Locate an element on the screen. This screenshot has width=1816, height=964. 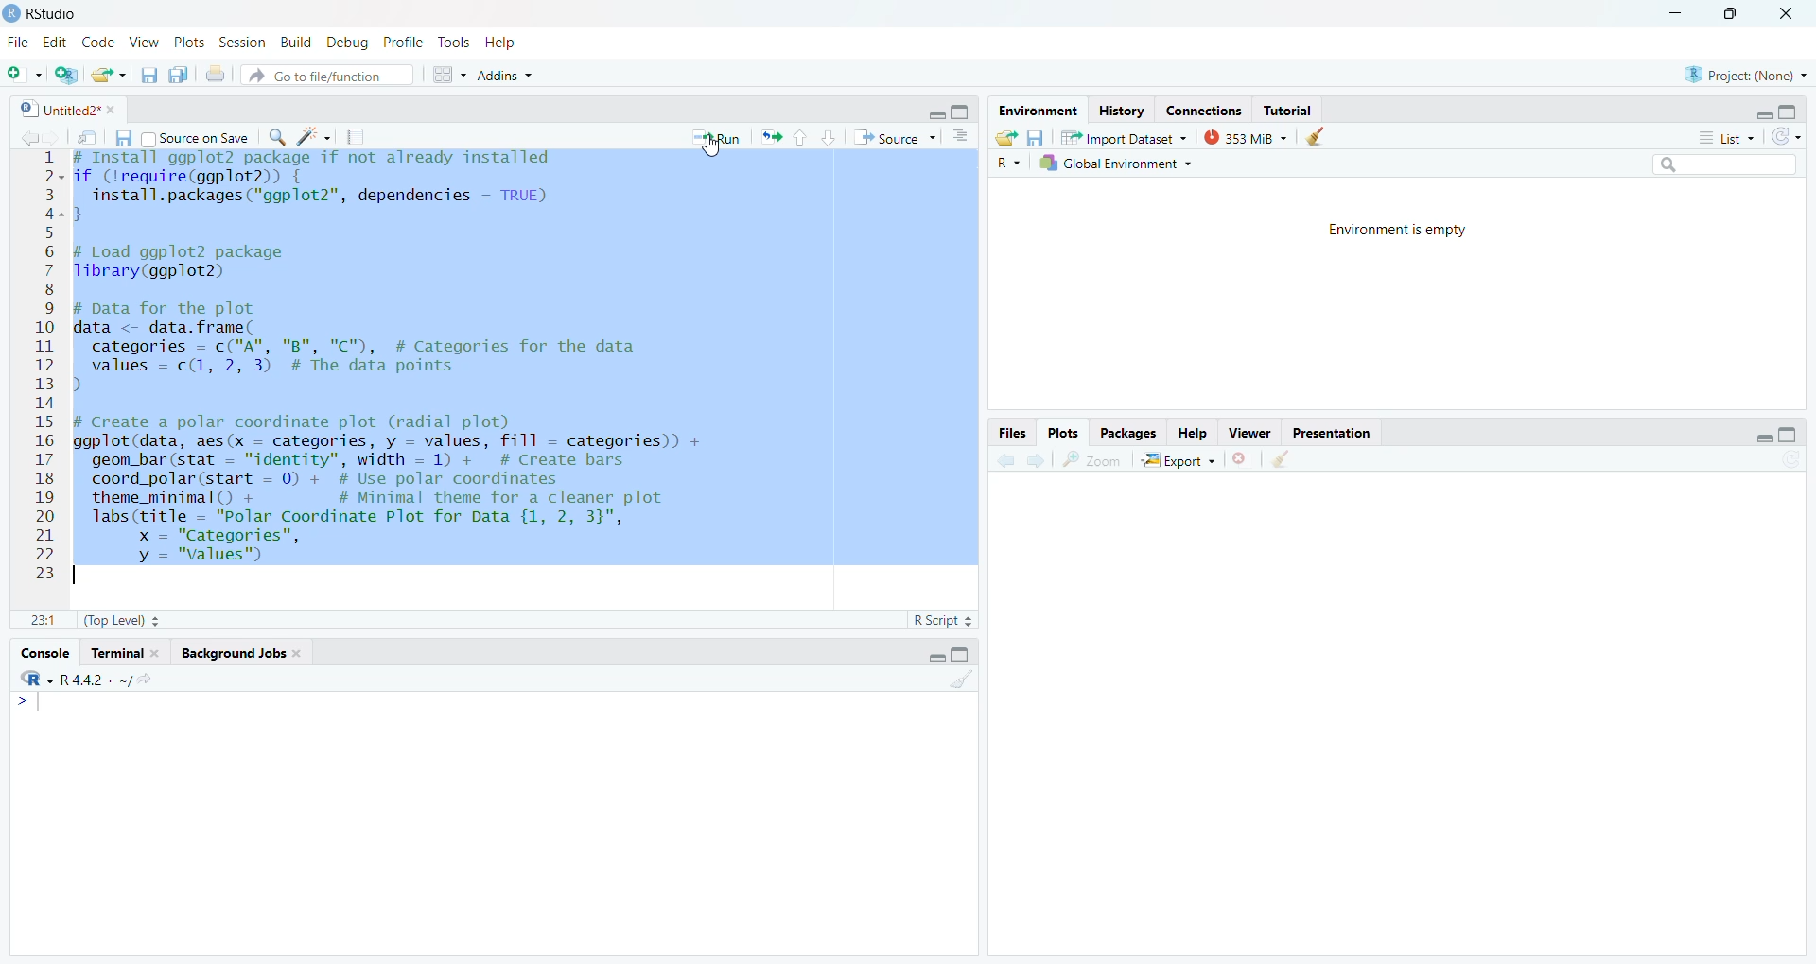
 Debug is located at coordinates (344, 43).